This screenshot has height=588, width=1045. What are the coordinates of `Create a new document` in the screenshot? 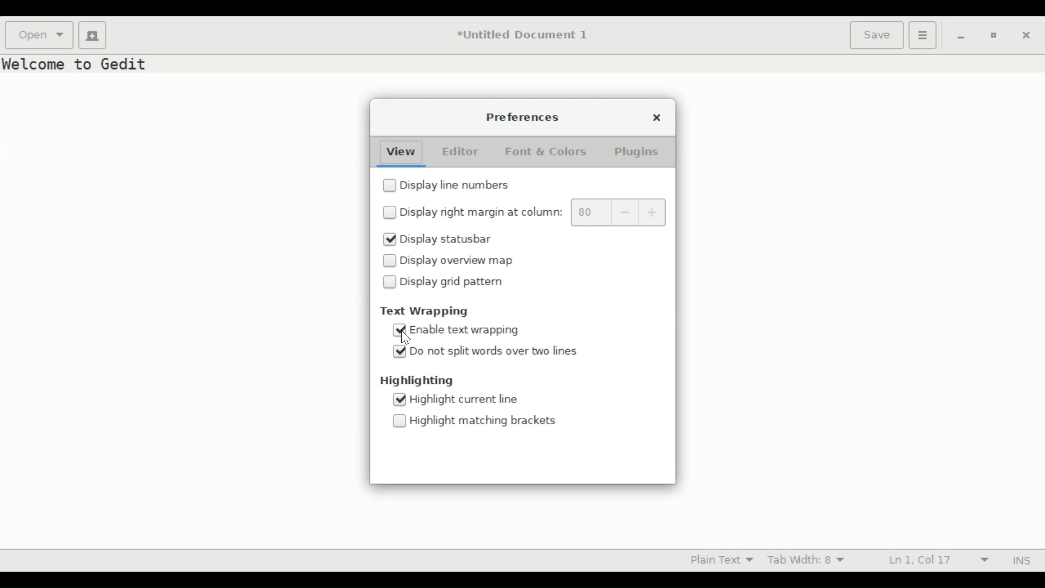 It's located at (91, 34).